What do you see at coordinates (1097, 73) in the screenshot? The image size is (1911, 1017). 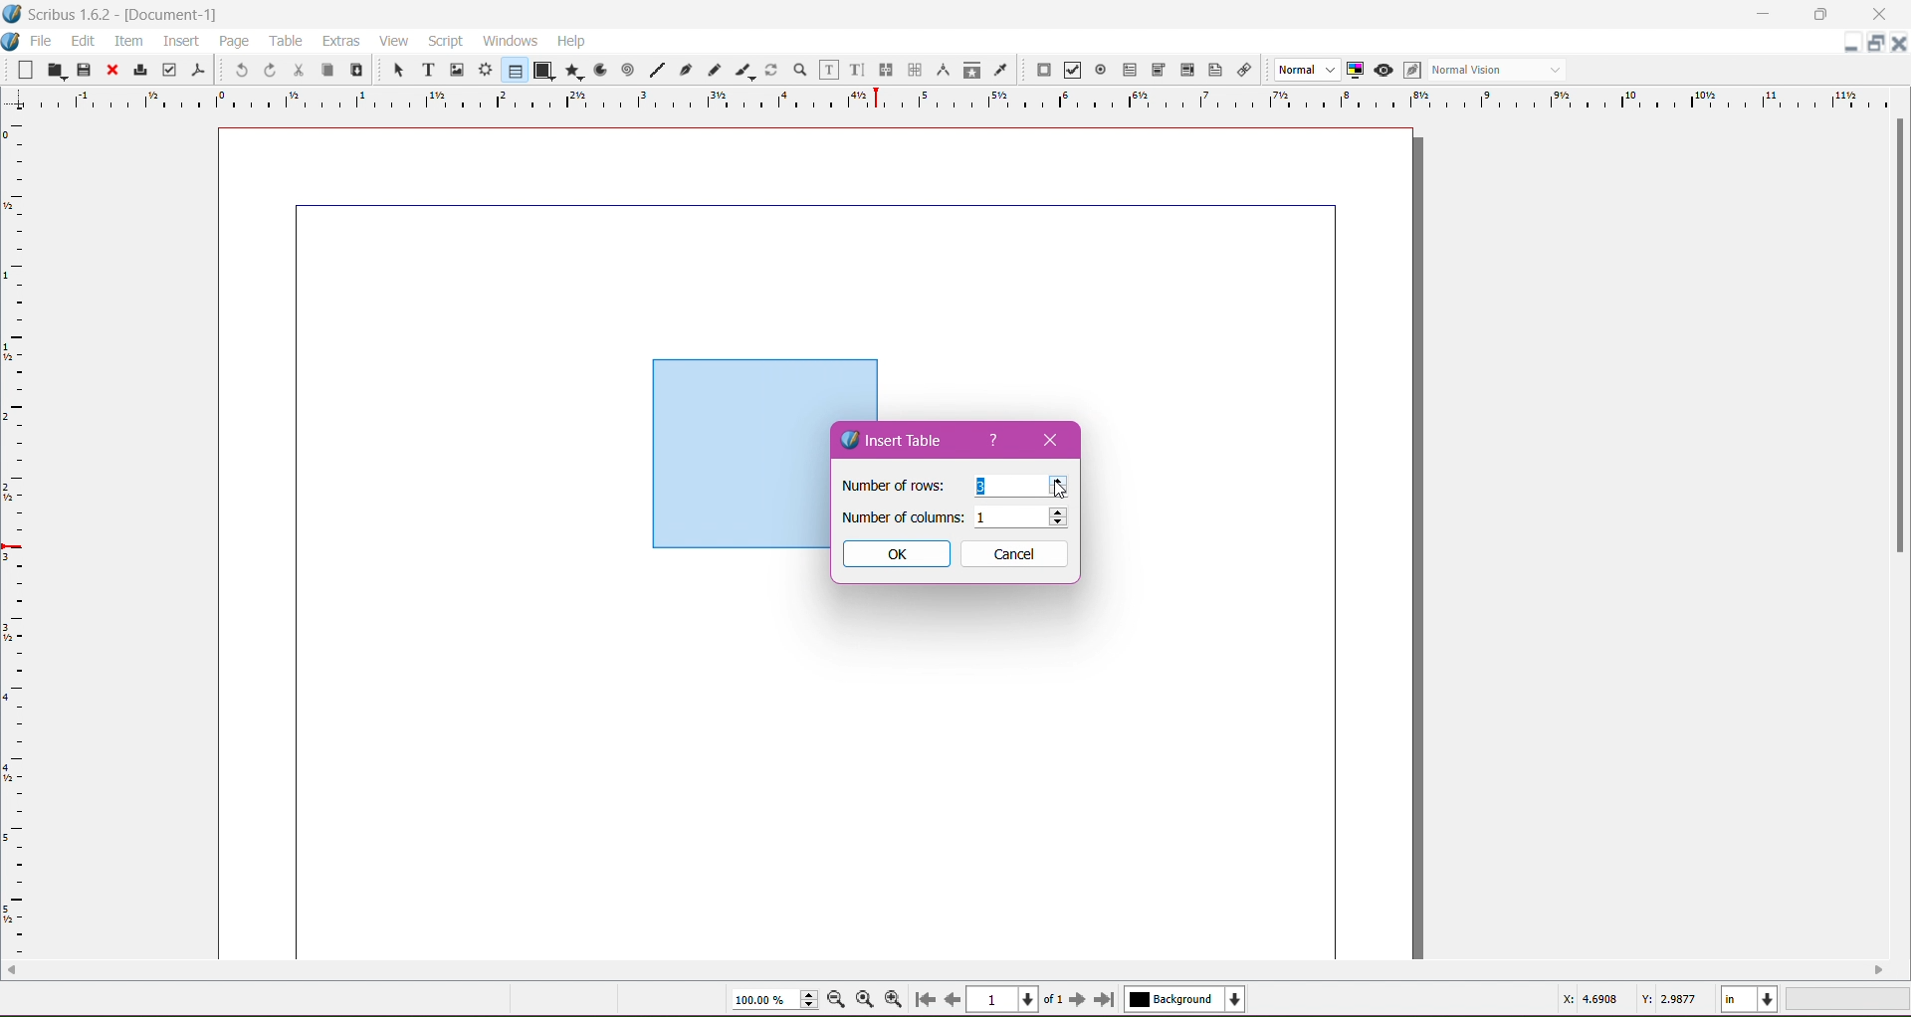 I see `PDF Radio Button` at bounding box center [1097, 73].